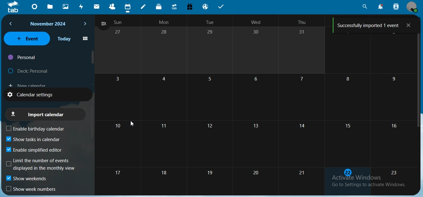 This screenshot has width=423, height=197. I want to click on today, so click(64, 39).